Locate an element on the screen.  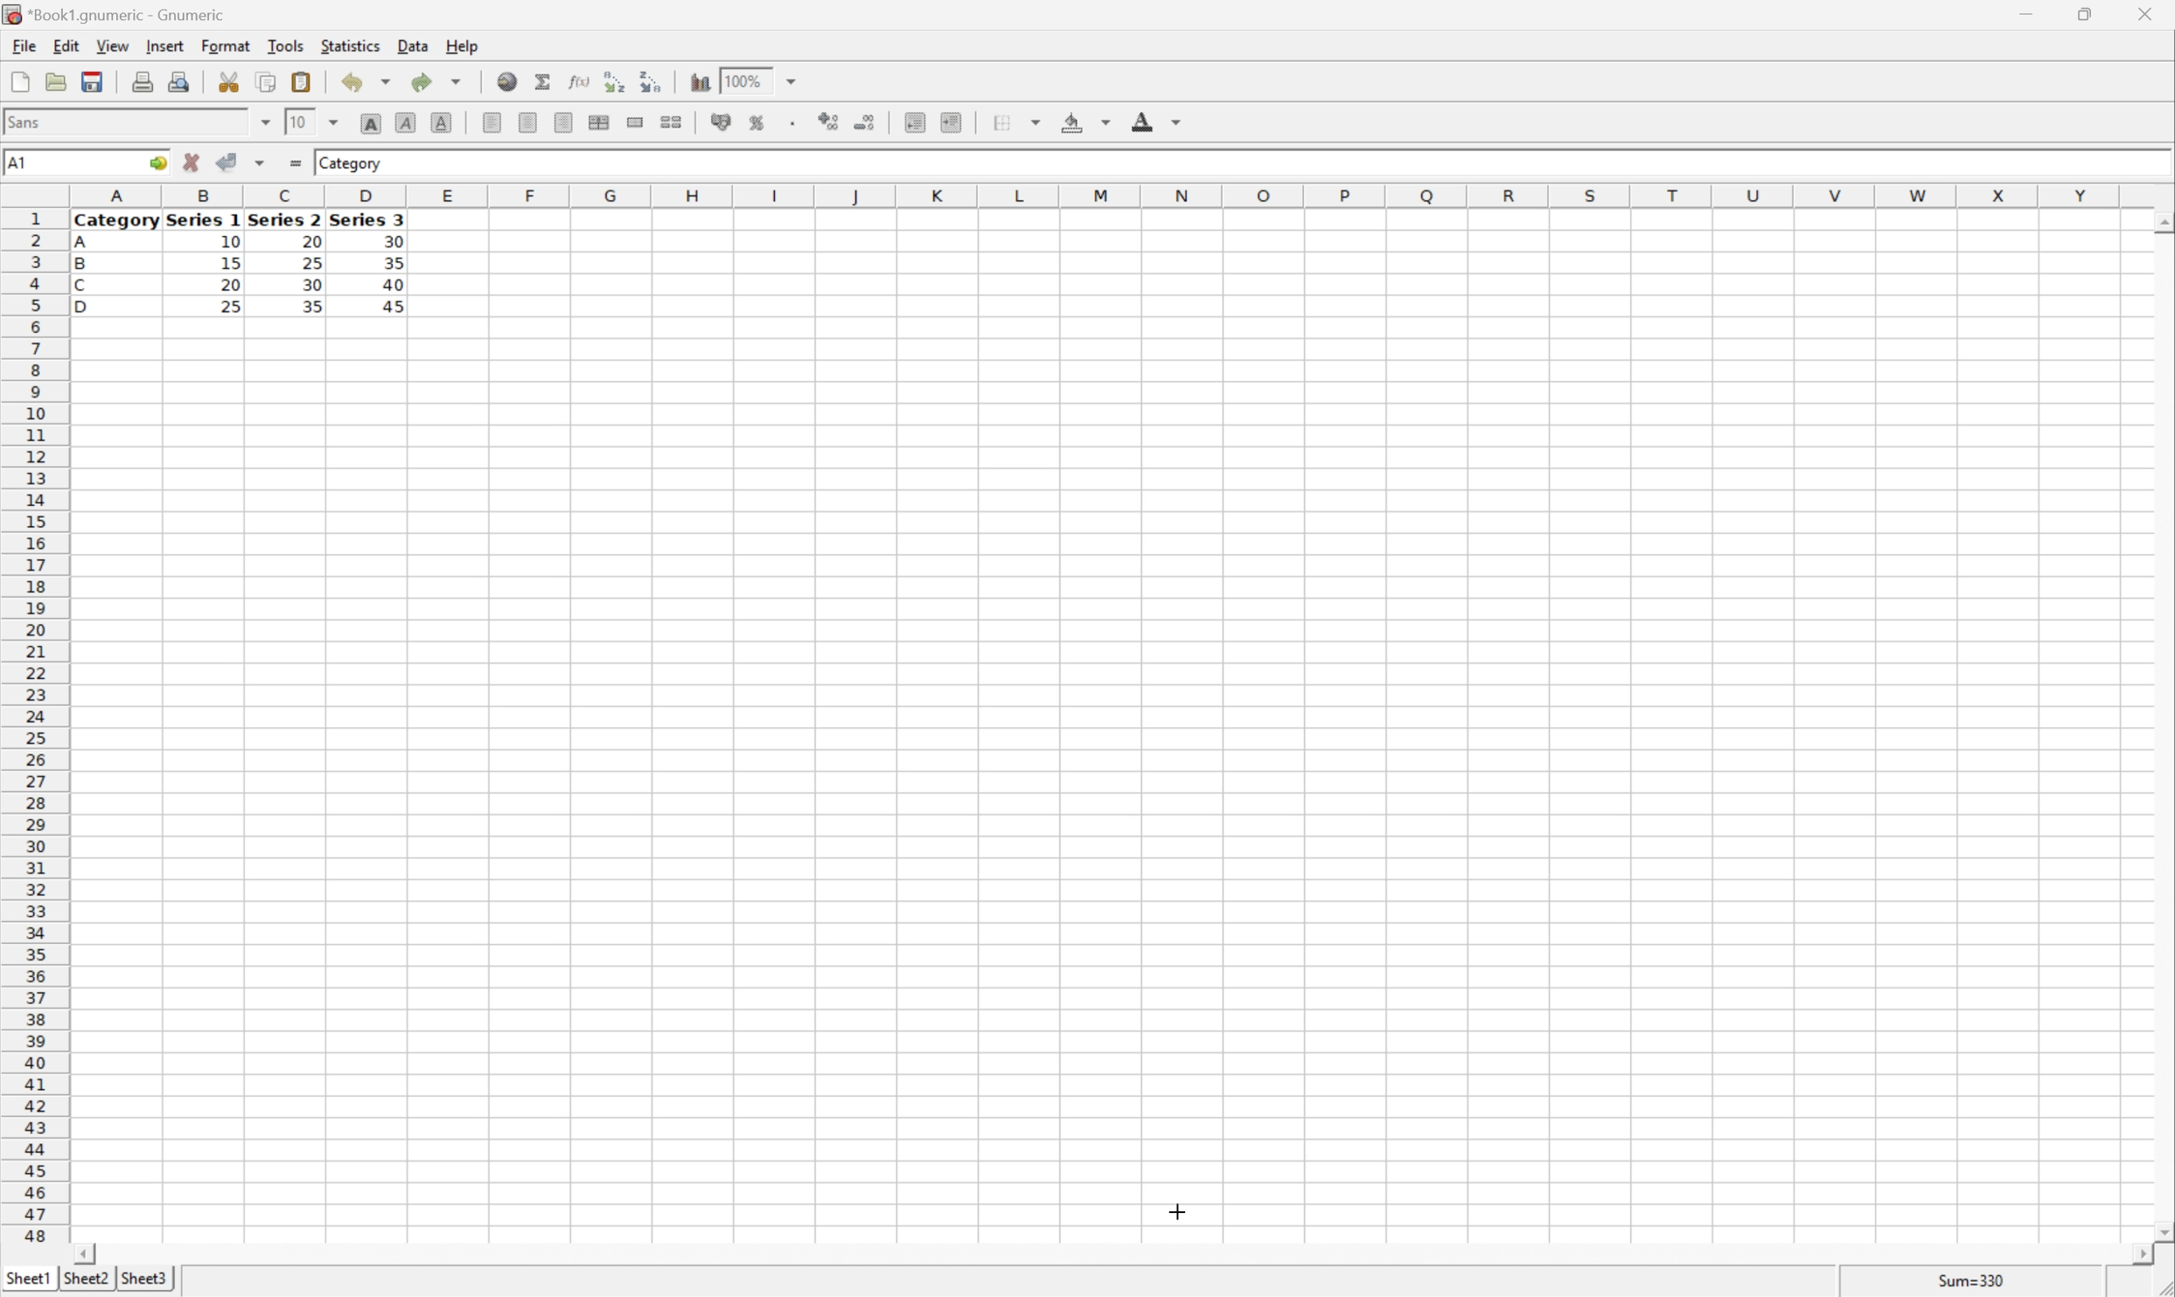
30 is located at coordinates (393, 241).